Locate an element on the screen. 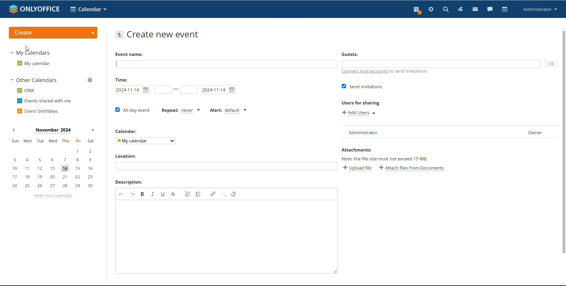 The width and height of the screenshot is (566, 286). link is located at coordinates (213, 194).